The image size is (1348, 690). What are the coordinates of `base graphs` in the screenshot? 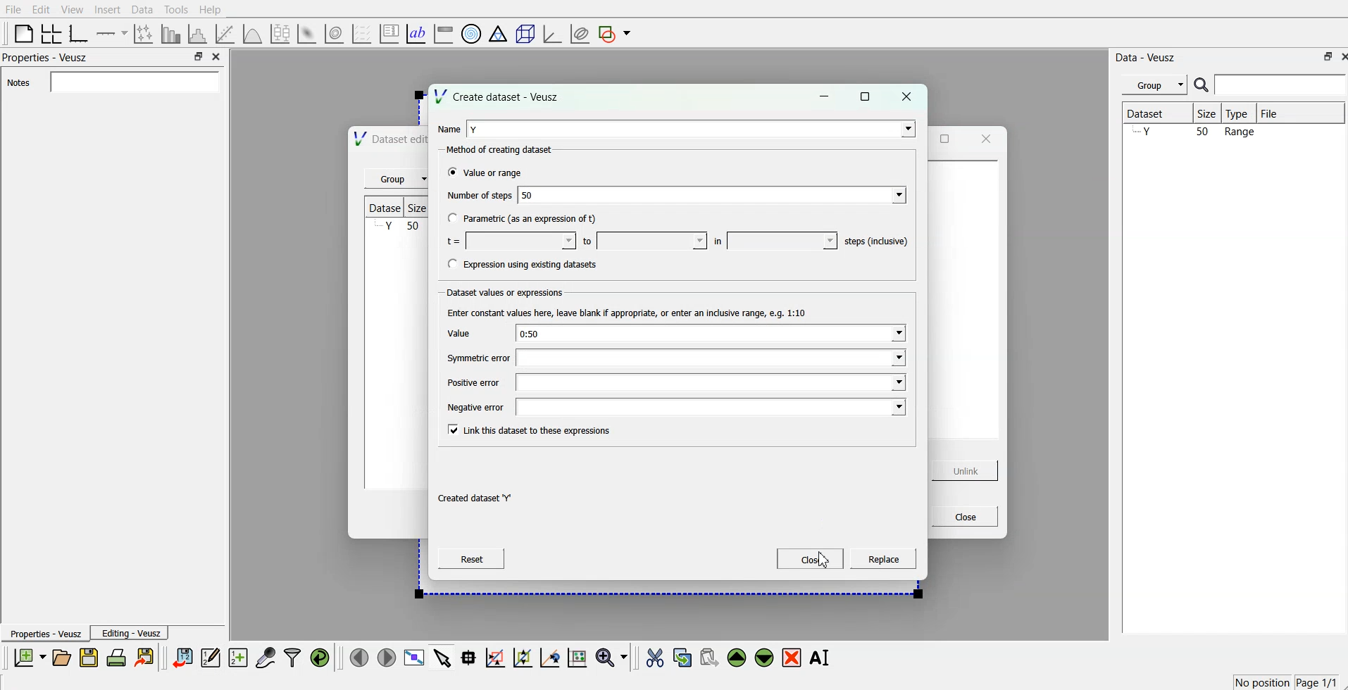 It's located at (81, 32).